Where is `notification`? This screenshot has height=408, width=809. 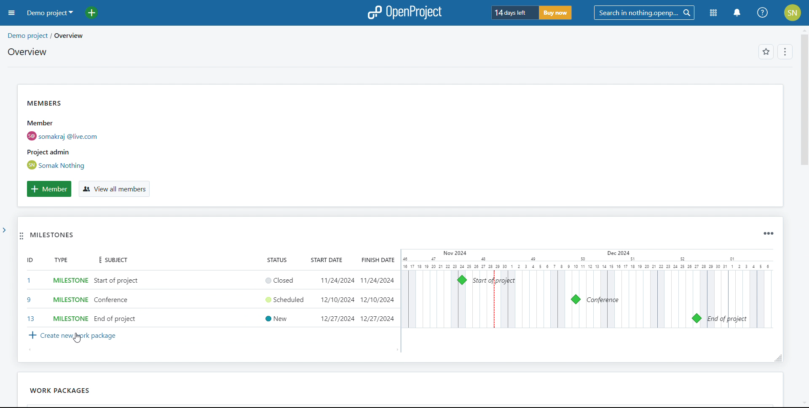 notification is located at coordinates (737, 13).